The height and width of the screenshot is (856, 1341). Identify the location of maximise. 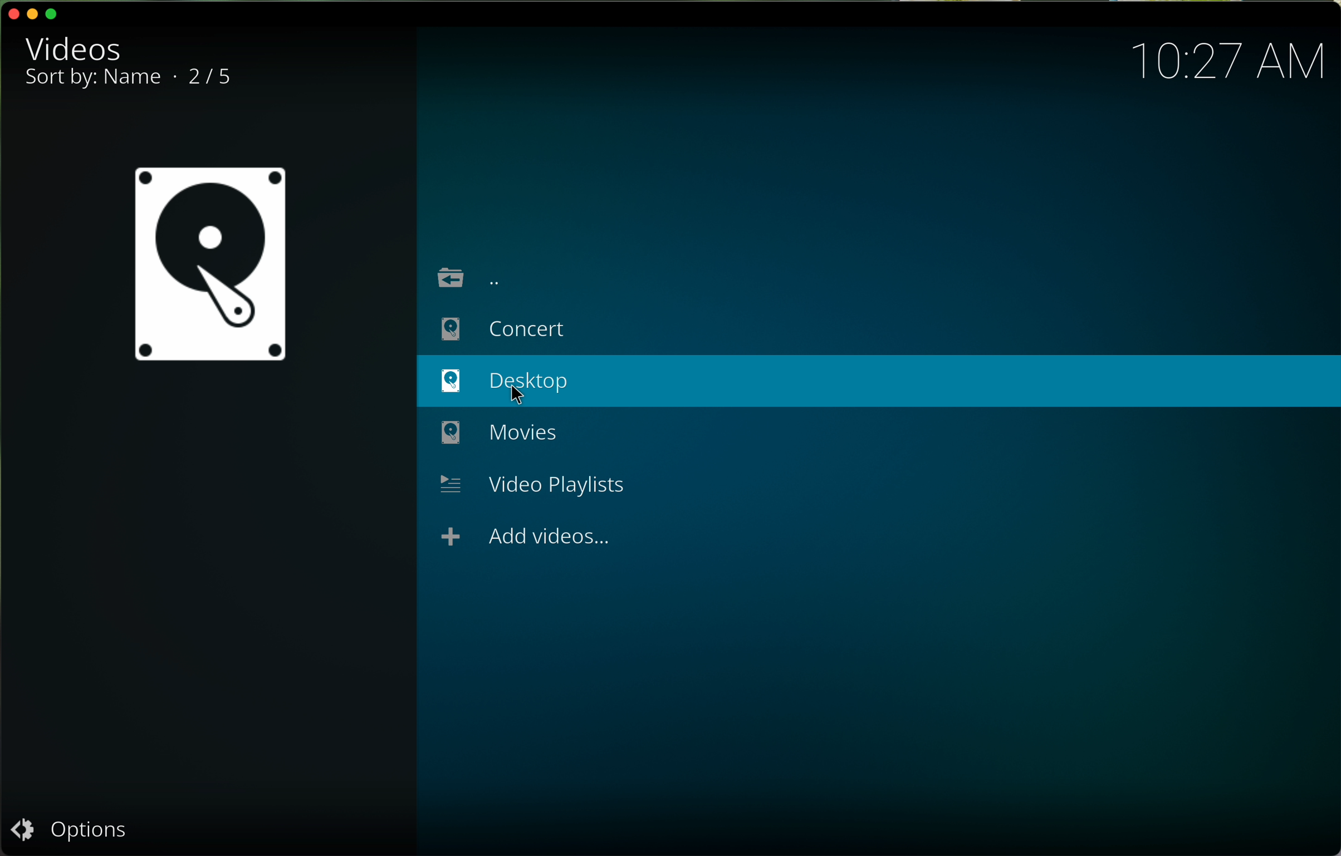
(57, 12).